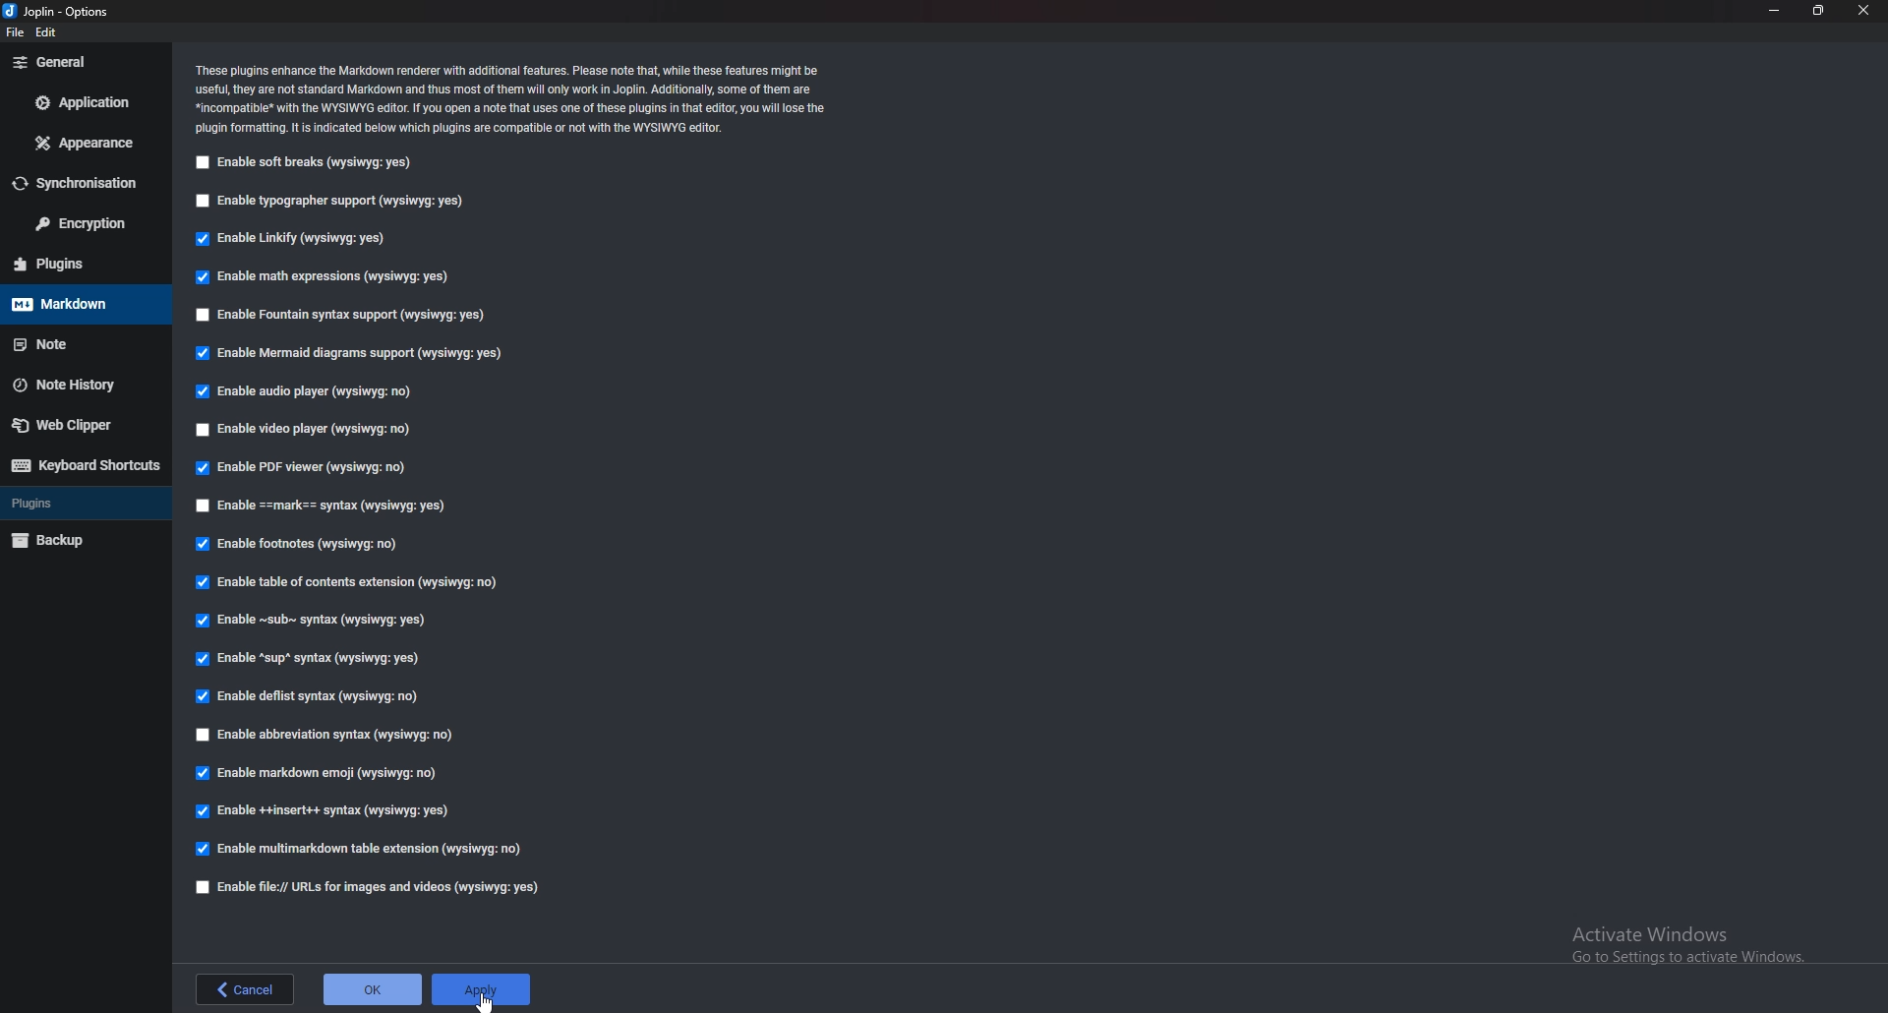 The height and width of the screenshot is (1013, 1888). I want to click on enable markdown emoji (wysiqyg:no), so click(314, 774).